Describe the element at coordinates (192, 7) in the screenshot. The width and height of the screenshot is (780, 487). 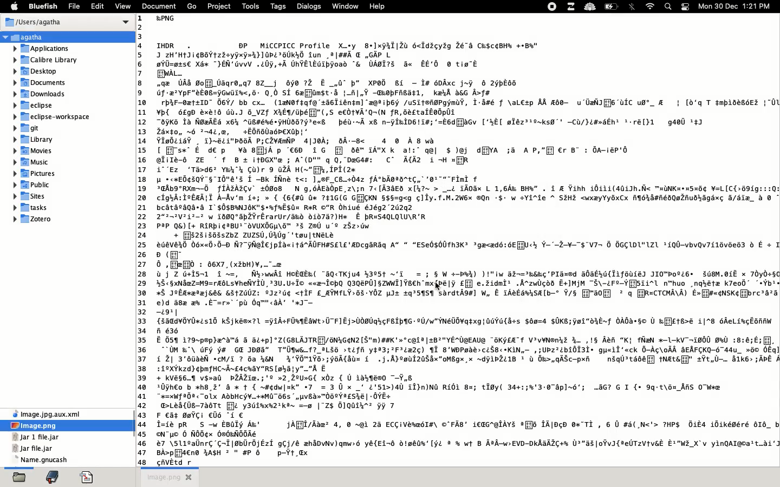
I see `go` at that location.